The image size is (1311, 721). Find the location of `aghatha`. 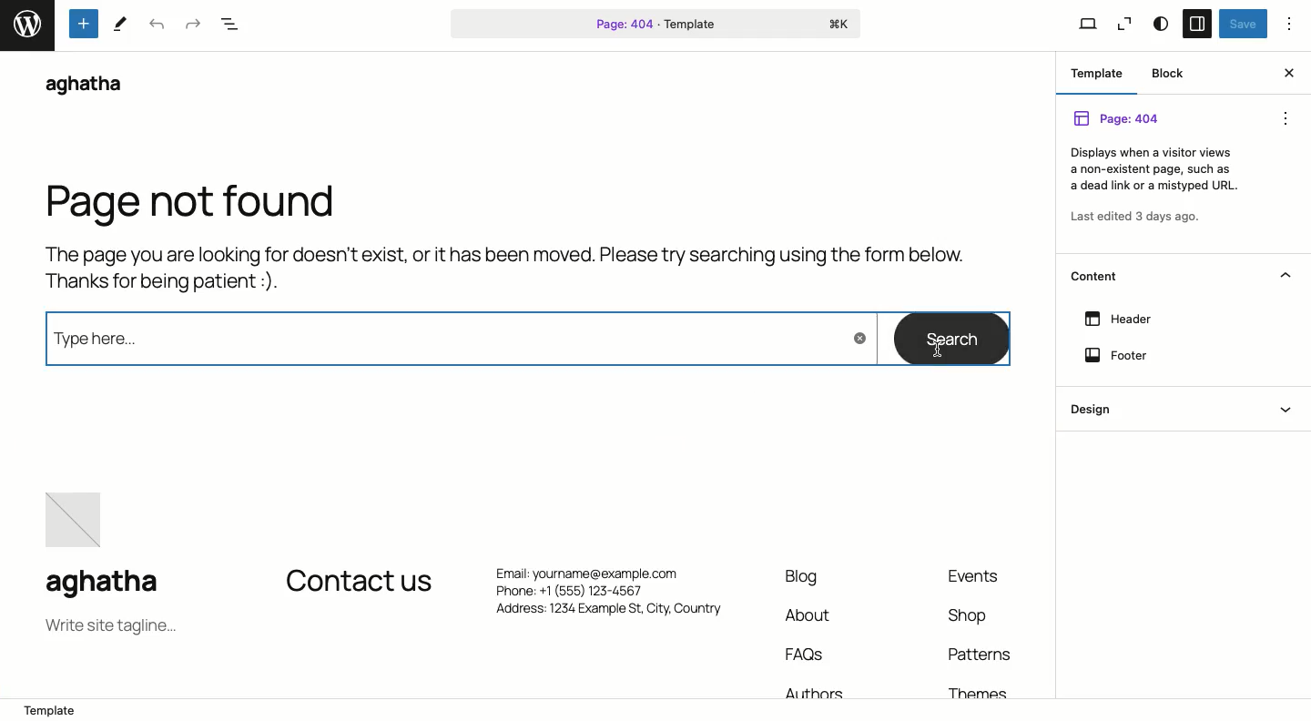

aghatha is located at coordinates (117, 585).